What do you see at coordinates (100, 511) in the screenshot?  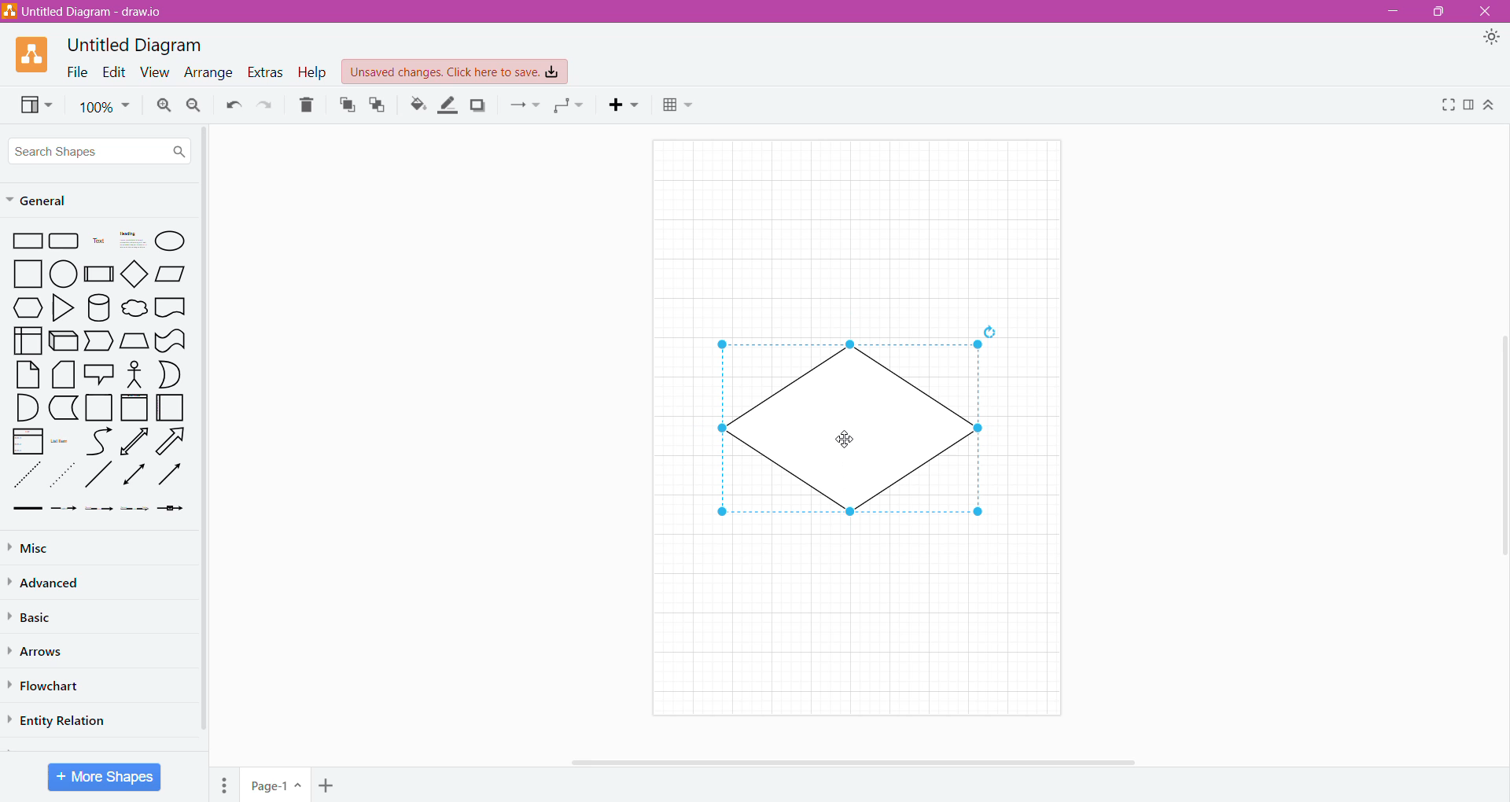 I see `Connector with 2 Labels` at bounding box center [100, 511].